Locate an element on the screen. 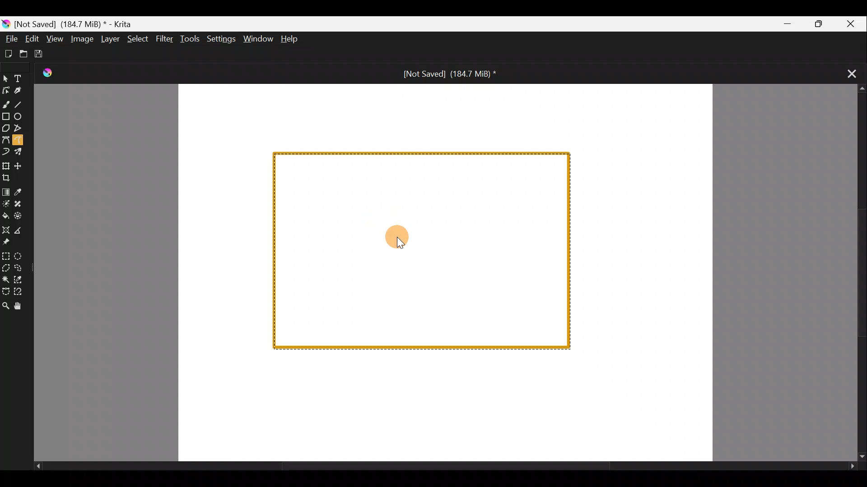  Tools is located at coordinates (190, 39).